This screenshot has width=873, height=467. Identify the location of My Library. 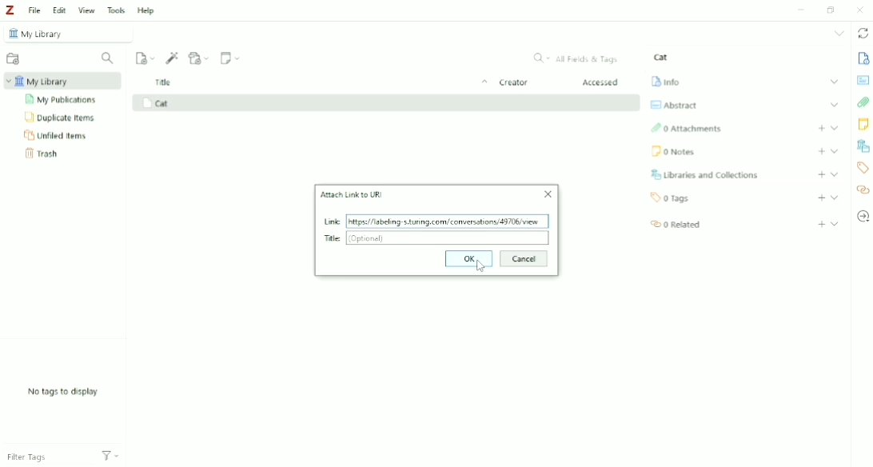
(63, 81).